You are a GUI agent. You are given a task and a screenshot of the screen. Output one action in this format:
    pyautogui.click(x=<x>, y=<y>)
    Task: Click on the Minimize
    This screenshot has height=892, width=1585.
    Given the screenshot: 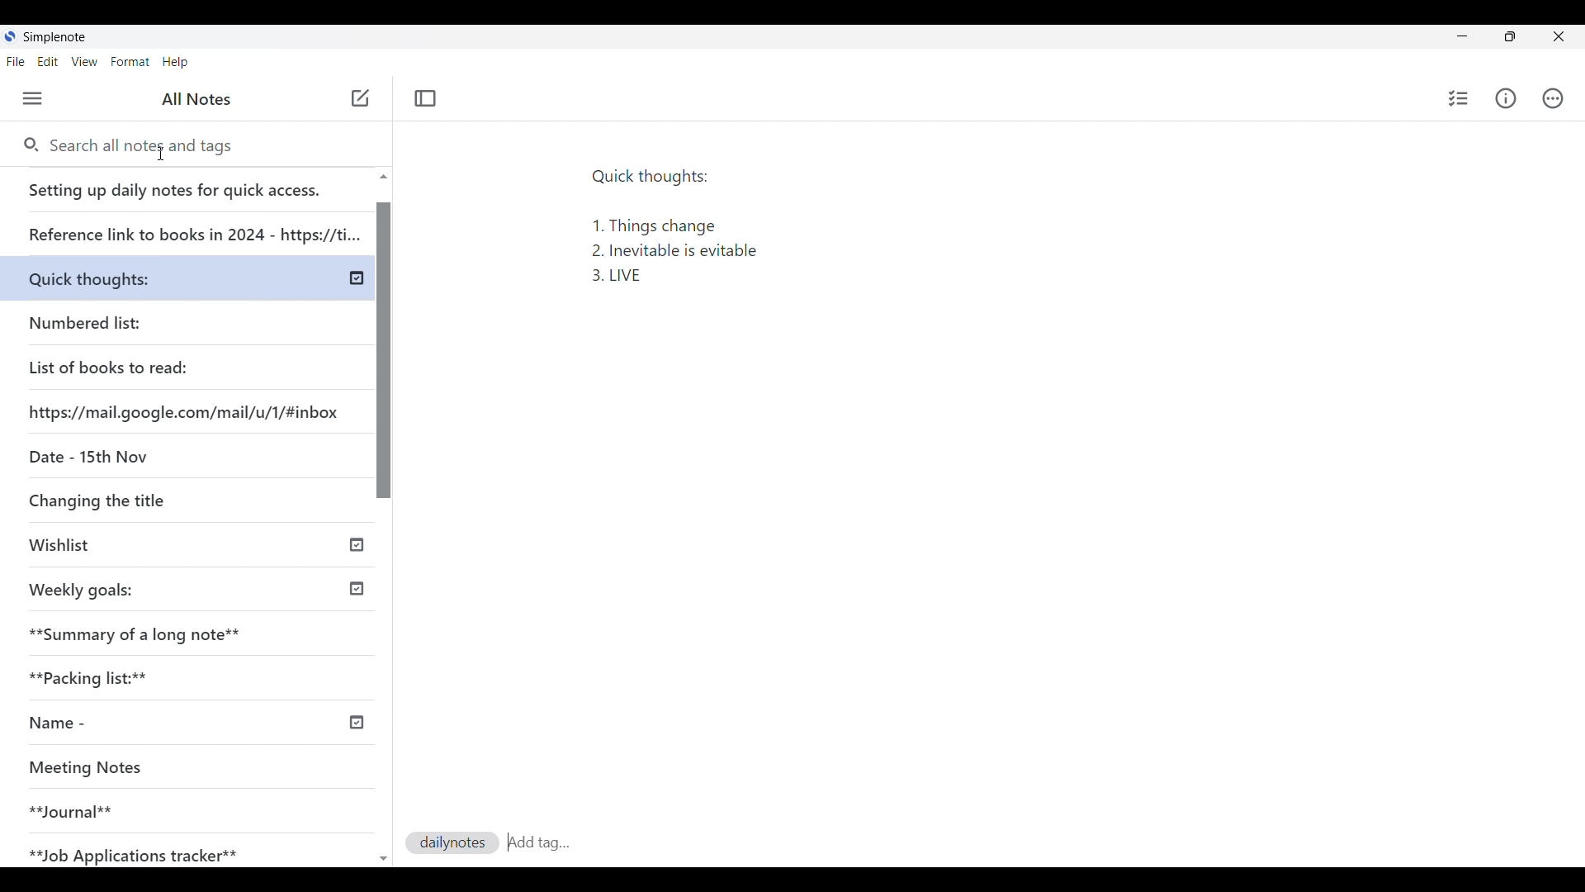 What is the action you would take?
    pyautogui.click(x=1462, y=36)
    